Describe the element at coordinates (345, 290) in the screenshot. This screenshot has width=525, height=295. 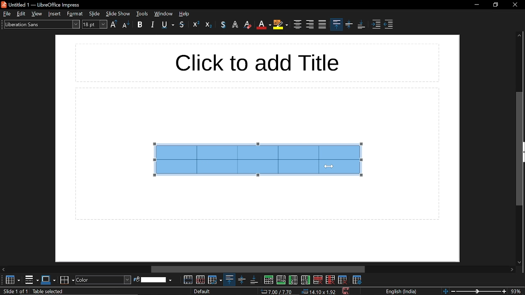
I see `save` at that location.